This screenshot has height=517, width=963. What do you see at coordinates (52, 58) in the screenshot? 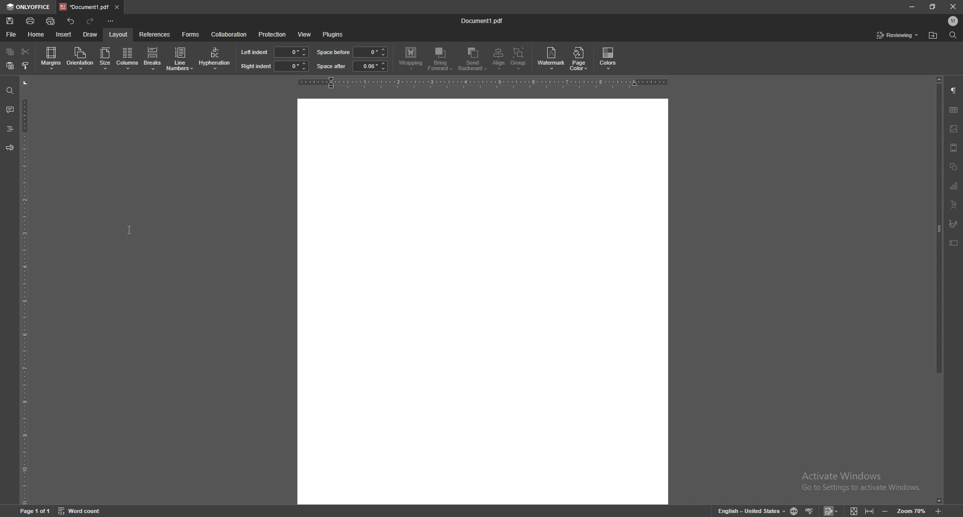
I see `margins` at bounding box center [52, 58].